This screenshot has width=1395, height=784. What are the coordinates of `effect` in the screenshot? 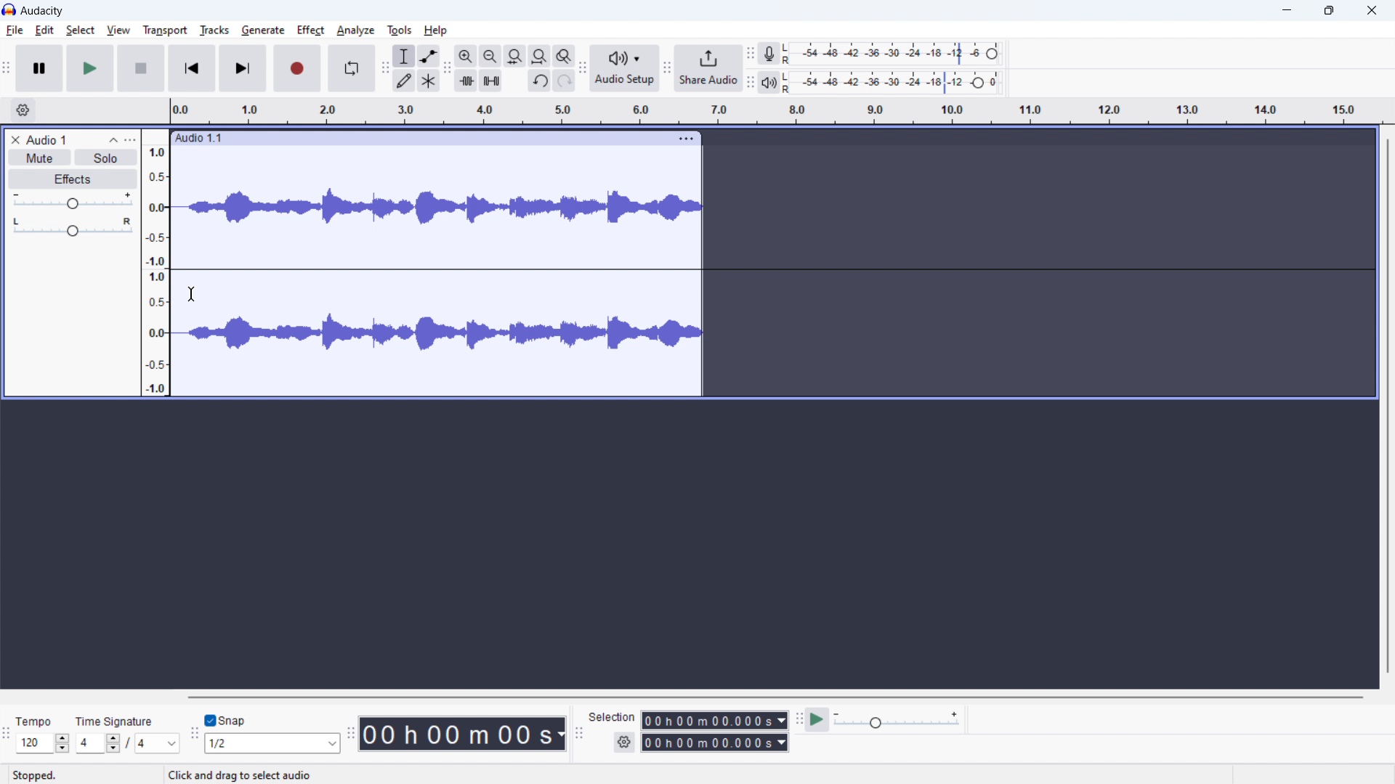 It's located at (312, 30).